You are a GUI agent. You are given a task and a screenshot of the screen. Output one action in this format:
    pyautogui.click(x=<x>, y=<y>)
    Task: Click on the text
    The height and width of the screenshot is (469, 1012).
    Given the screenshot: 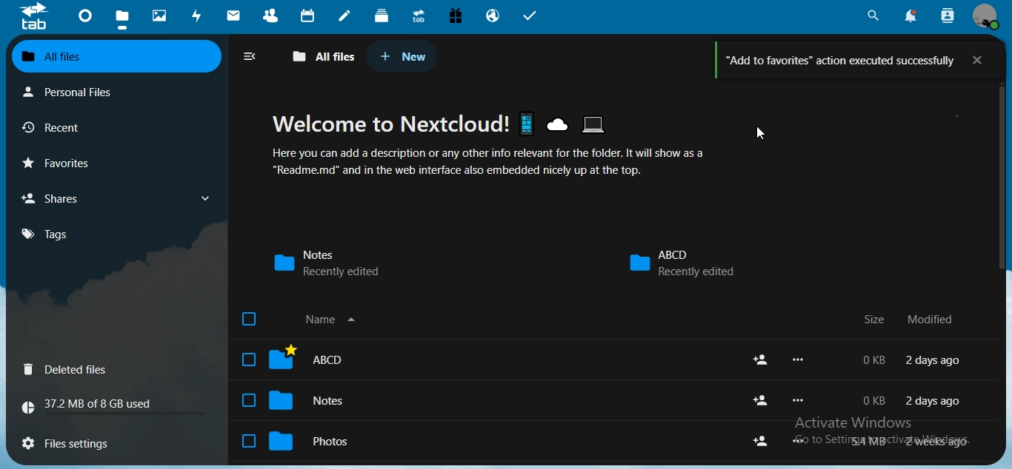 What is the action you would take?
    pyautogui.click(x=912, y=441)
    